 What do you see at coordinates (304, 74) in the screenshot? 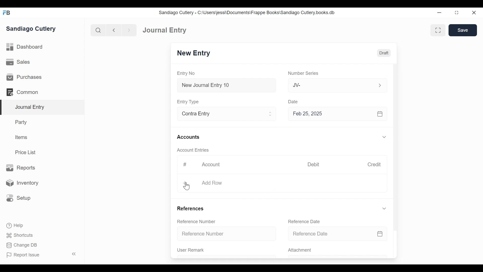
I see `Number Series` at bounding box center [304, 74].